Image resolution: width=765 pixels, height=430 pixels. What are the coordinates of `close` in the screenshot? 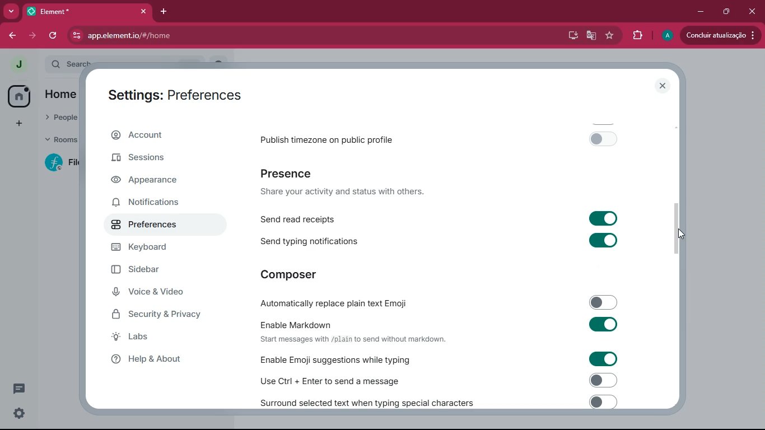 It's located at (661, 86).